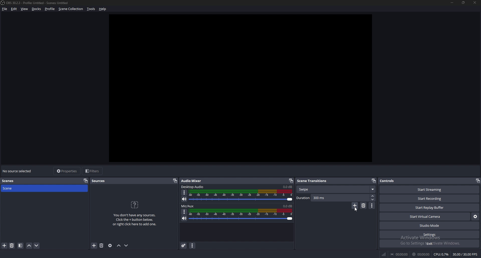 The height and width of the screenshot is (258, 481). What do you see at coordinates (430, 207) in the screenshot?
I see `start play buffer` at bounding box center [430, 207].